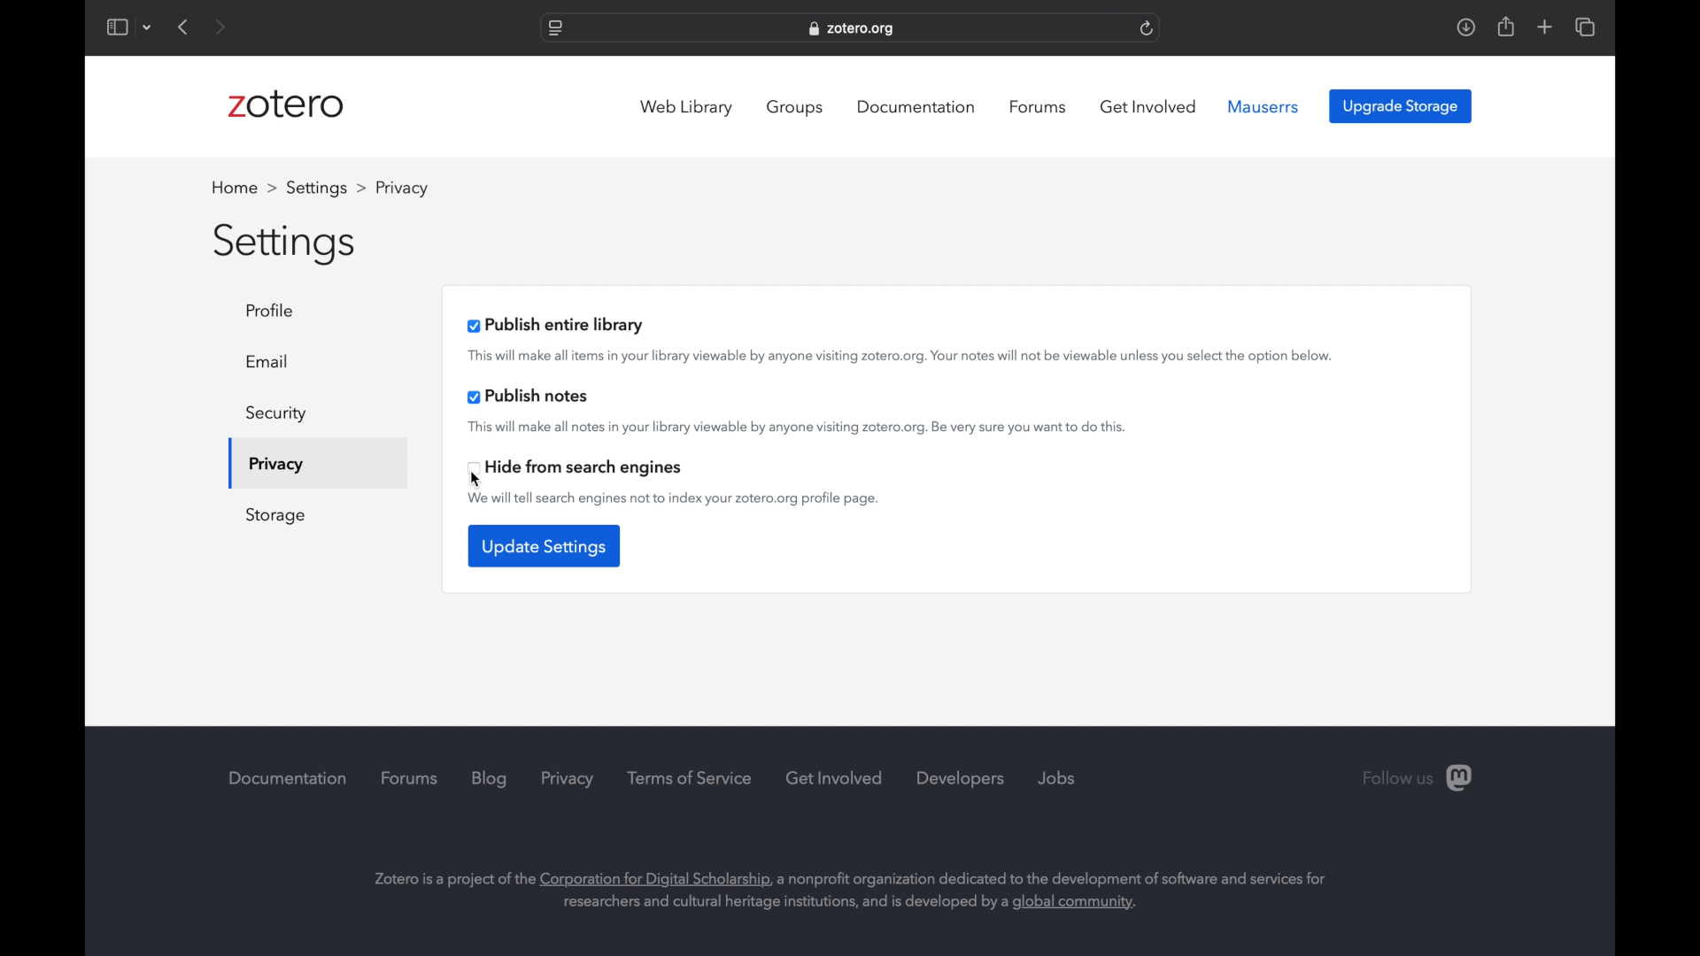 The height and width of the screenshot is (956, 1700). I want to click on downloads, so click(1466, 27).